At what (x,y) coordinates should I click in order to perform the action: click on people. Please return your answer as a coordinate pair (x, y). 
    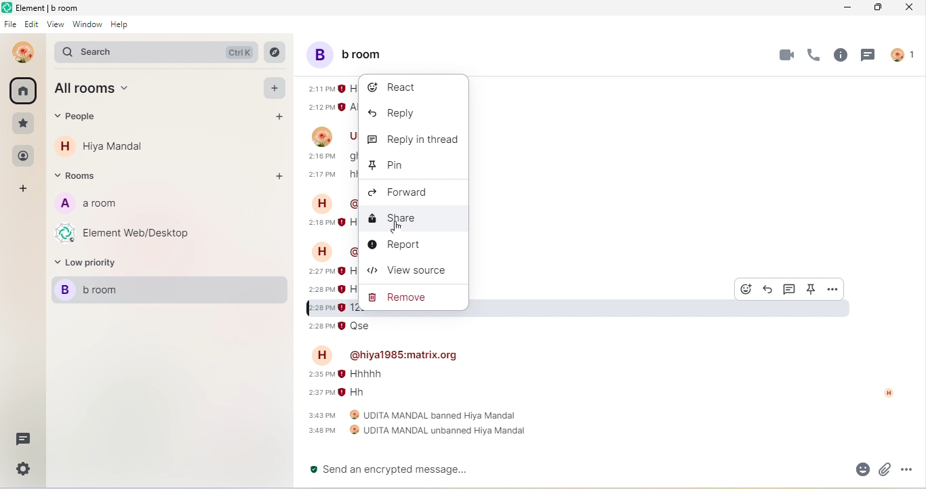
    Looking at the image, I should click on (905, 54).